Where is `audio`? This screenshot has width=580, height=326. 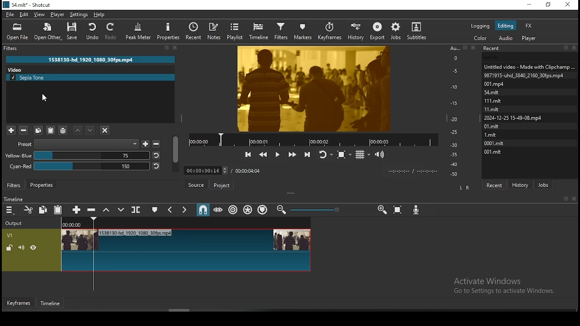
audio is located at coordinates (506, 38).